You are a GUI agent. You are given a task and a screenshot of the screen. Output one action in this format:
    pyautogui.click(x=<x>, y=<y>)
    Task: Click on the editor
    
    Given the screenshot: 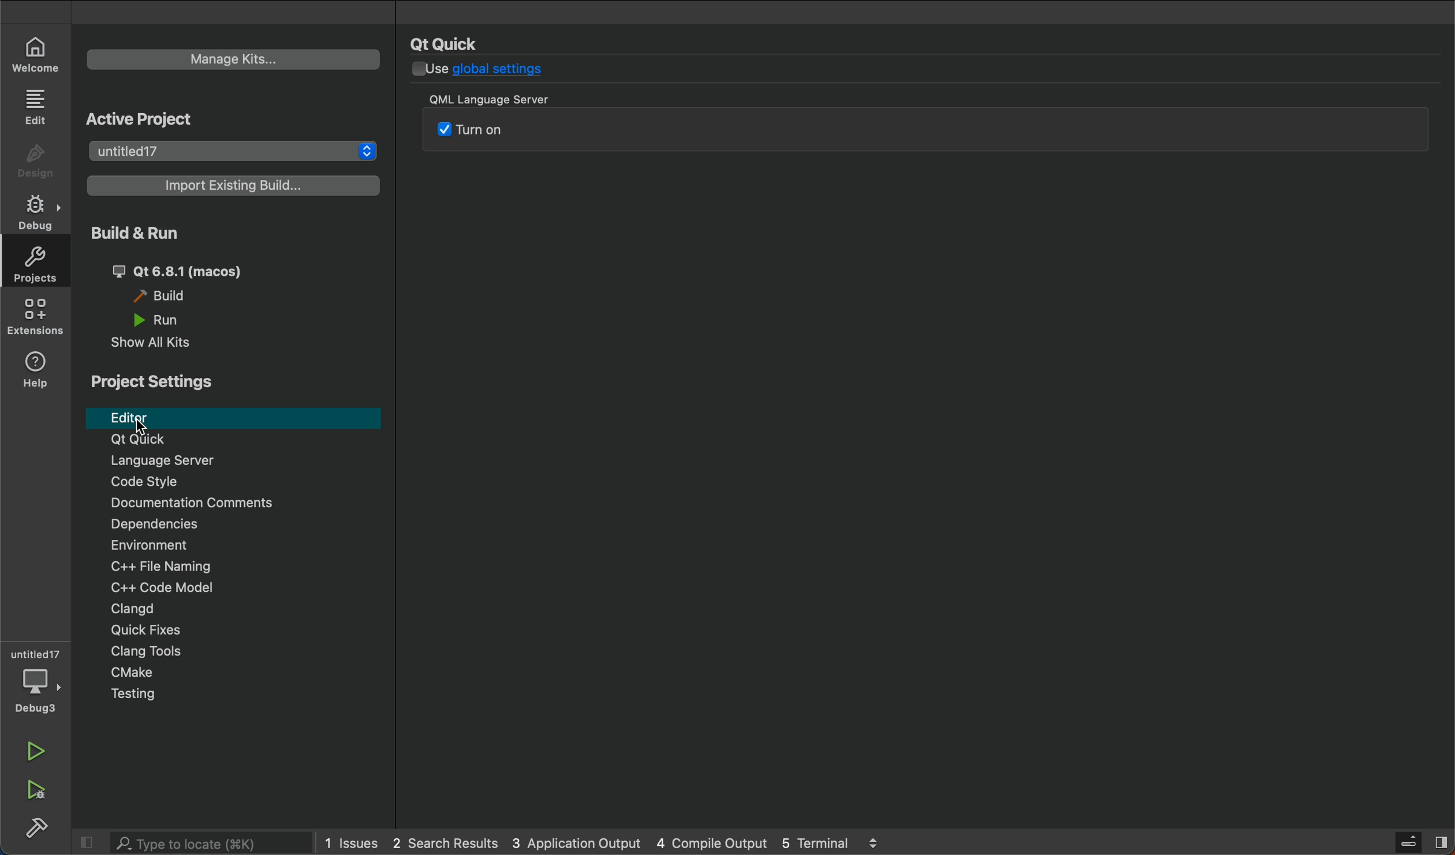 What is the action you would take?
    pyautogui.click(x=236, y=418)
    